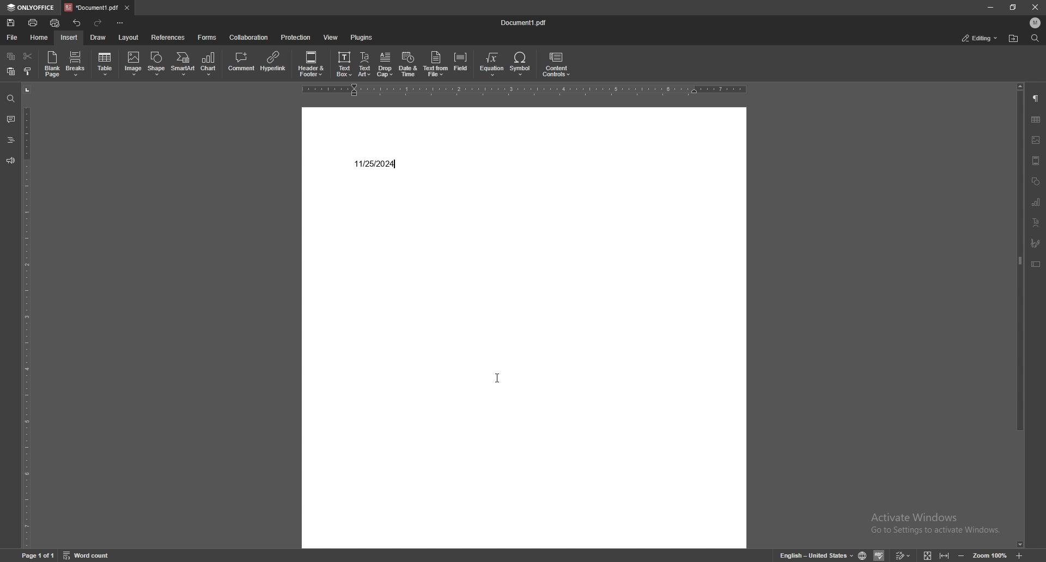 This screenshot has height=562, width=1046. What do you see at coordinates (296, 37) in the screenshot?
I see `protection` at bounding box center [296, 37].